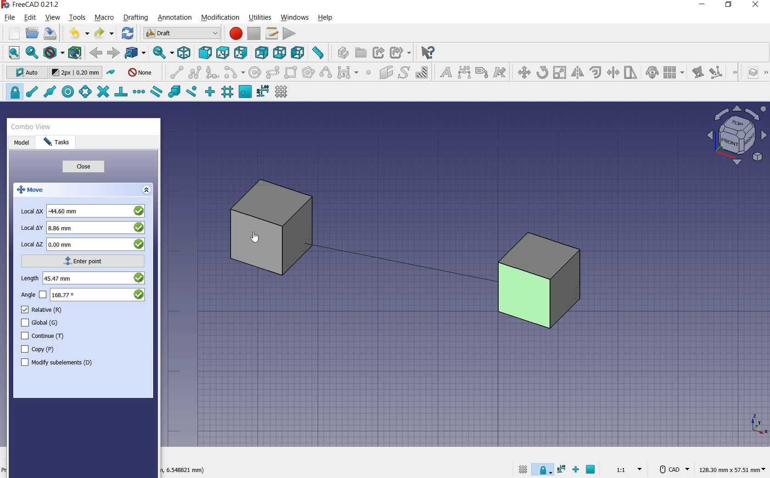  Describe the element at coordinates (308, 73) in the screenshot. I see `polygon` at that location.